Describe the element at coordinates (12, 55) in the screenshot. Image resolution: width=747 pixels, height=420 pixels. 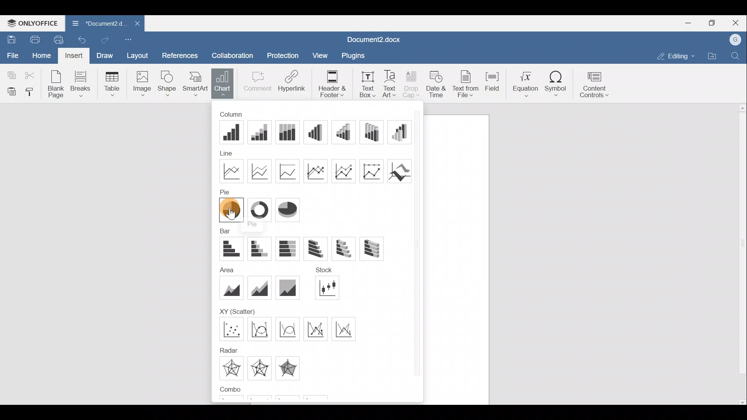
I see `File` at that location.